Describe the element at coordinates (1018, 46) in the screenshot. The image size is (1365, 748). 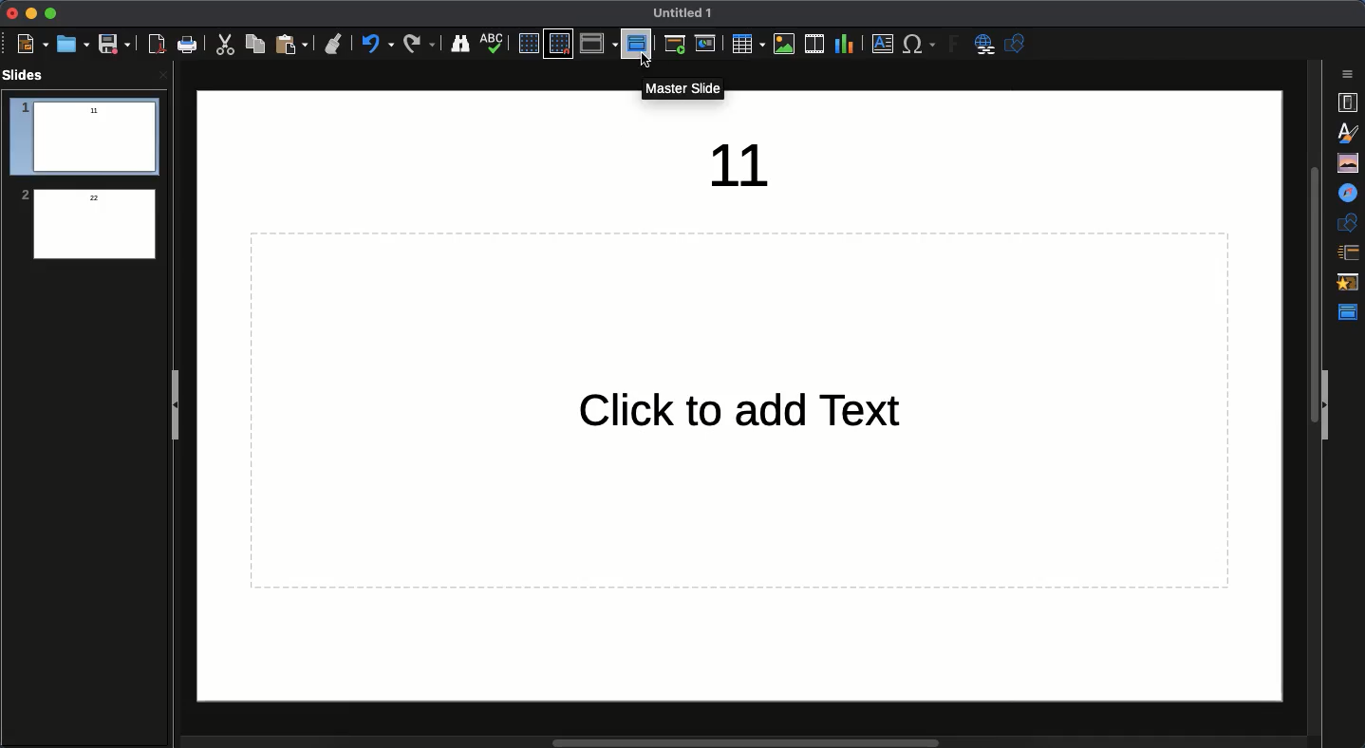
I see `Shapes` at that location.